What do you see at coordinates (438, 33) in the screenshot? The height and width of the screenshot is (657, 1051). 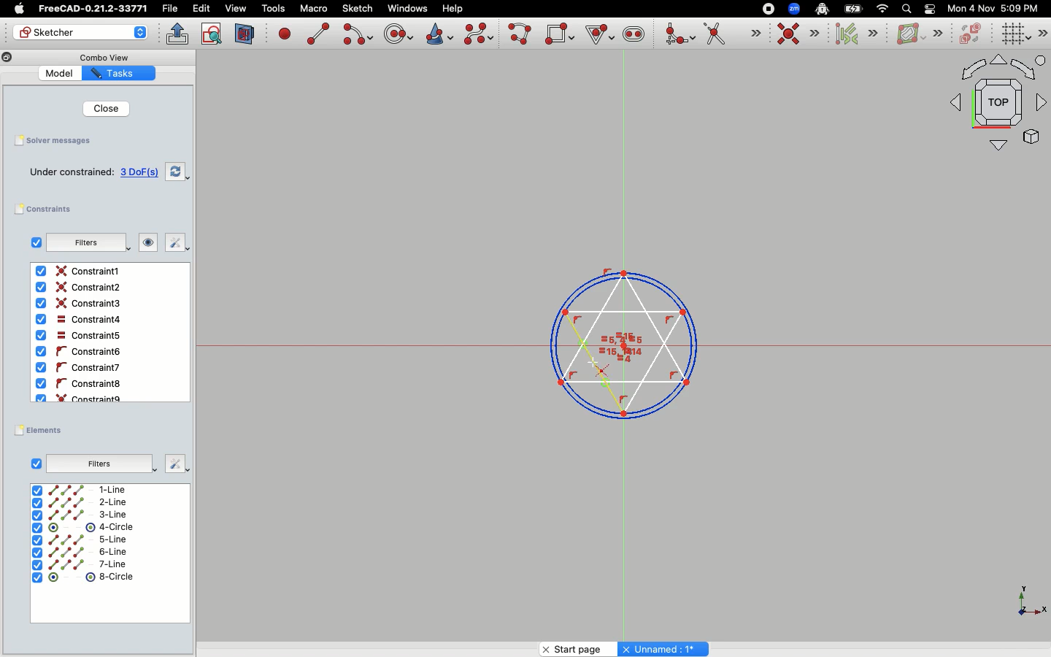 I see `Create conic` at bounding box center [438, 33].